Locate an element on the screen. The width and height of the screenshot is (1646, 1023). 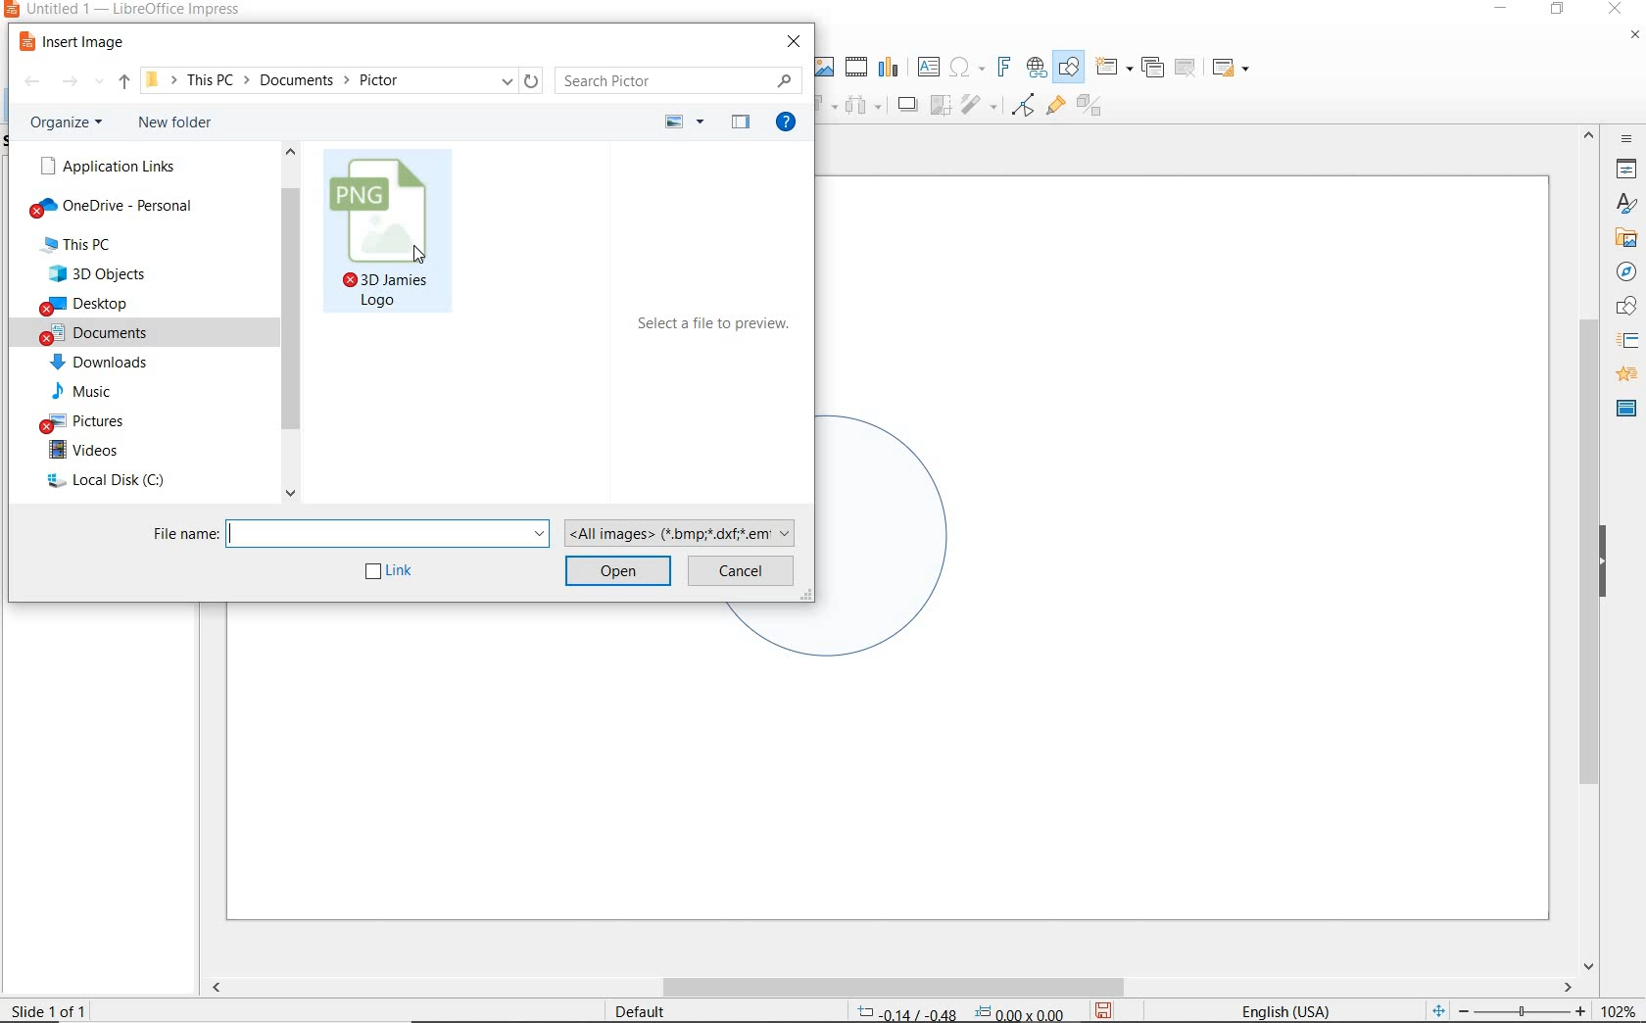
master slide is located at coordinates (1626, 407).